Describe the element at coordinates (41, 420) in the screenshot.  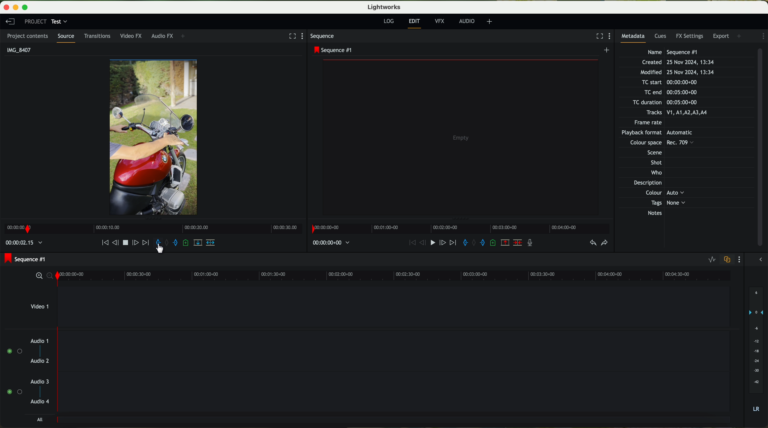
I see `all` at that location.